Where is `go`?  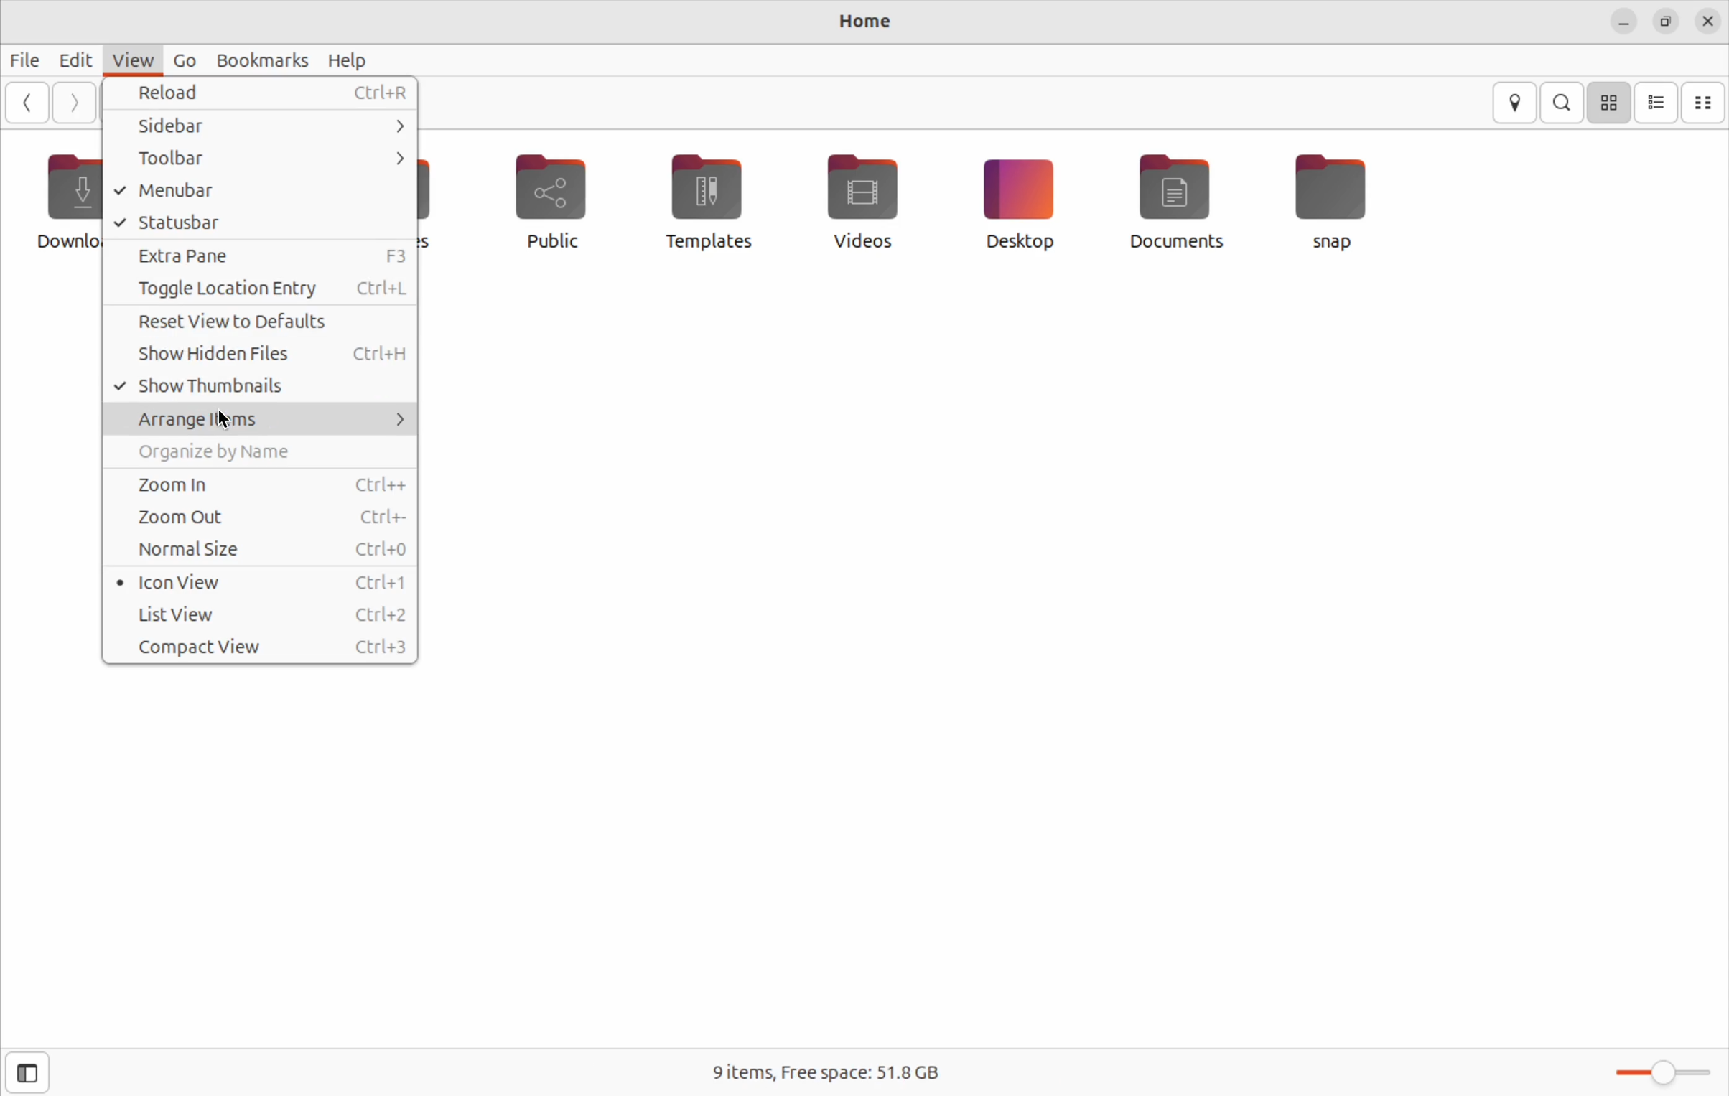 go is located at coordinates (182, 61).